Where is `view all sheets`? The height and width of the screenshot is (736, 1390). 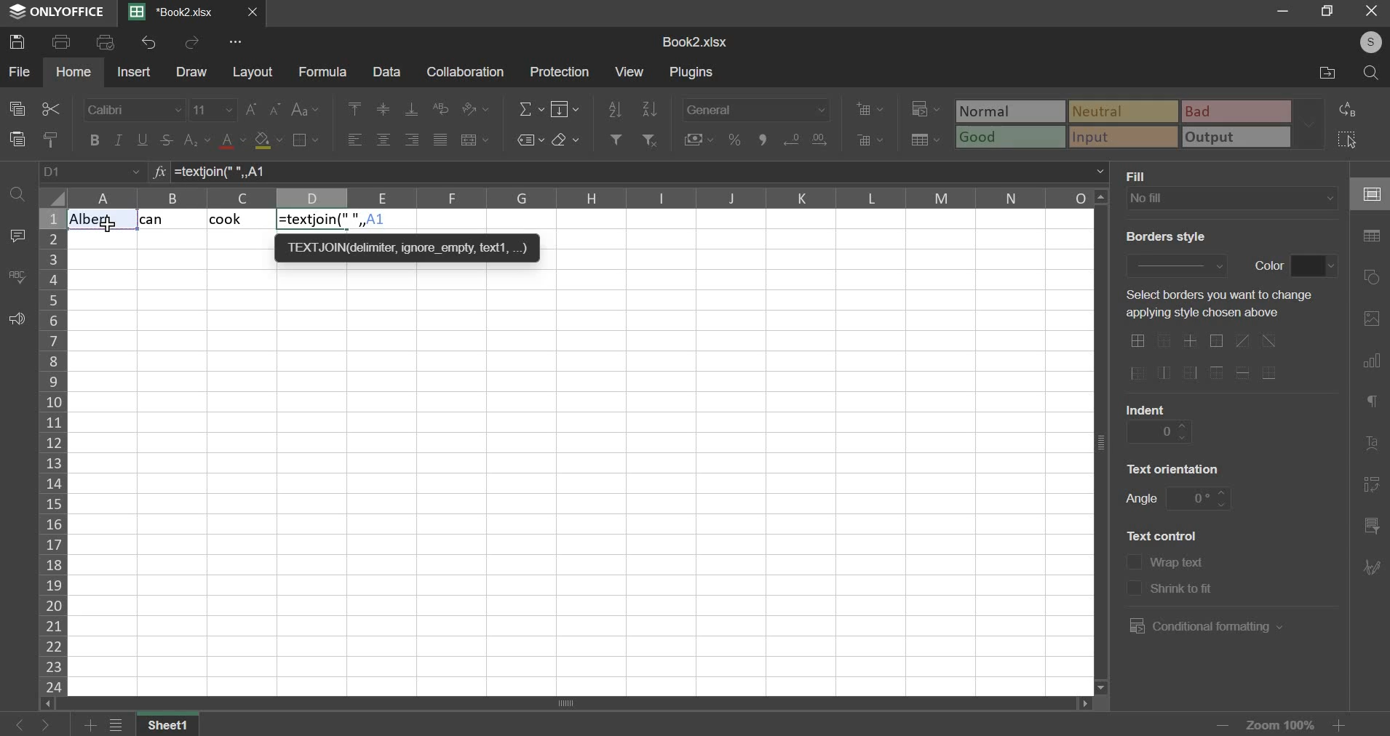 view all sheets is located at coordinates (124, 726).